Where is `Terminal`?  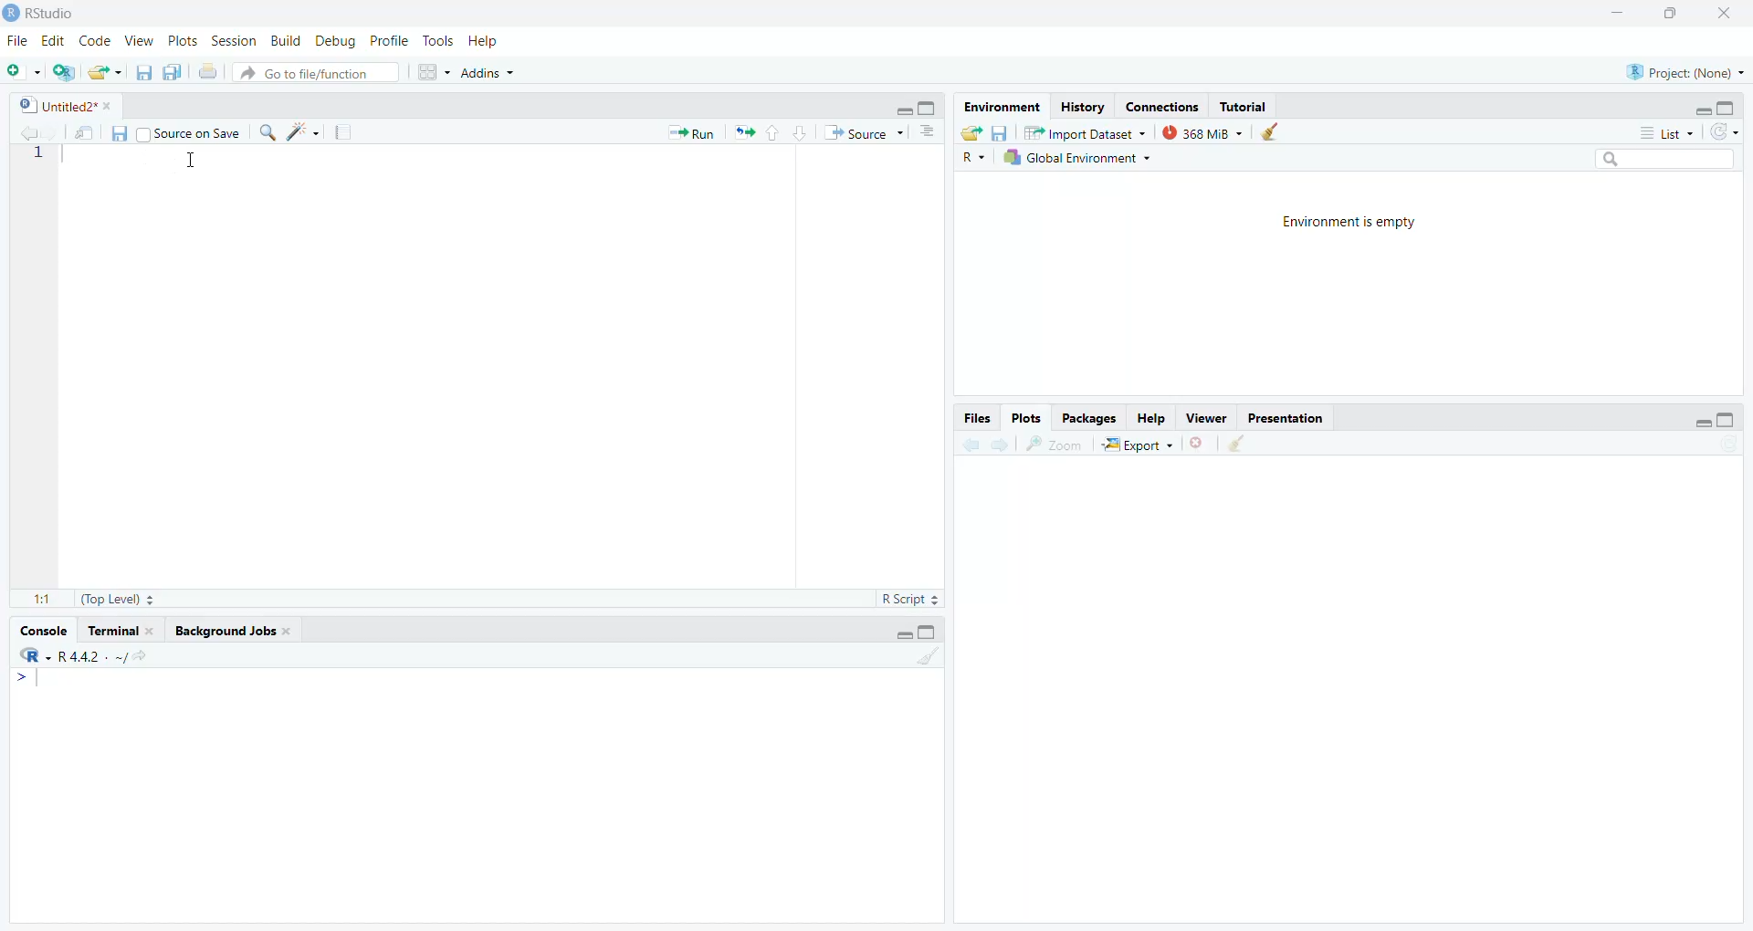
Terminal is located at coordinates (122, 631).